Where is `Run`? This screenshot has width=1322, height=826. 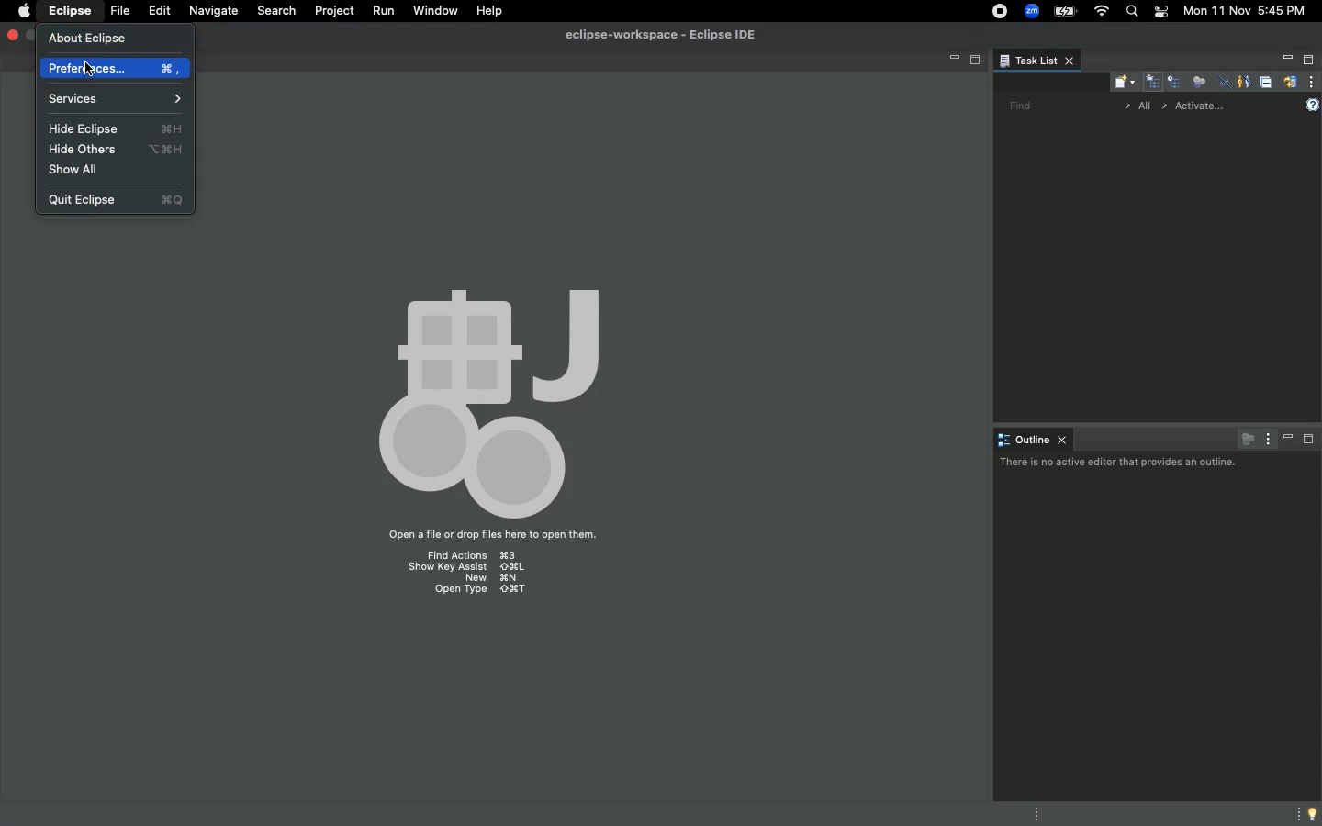
Run is located at coordinates (385, 11).